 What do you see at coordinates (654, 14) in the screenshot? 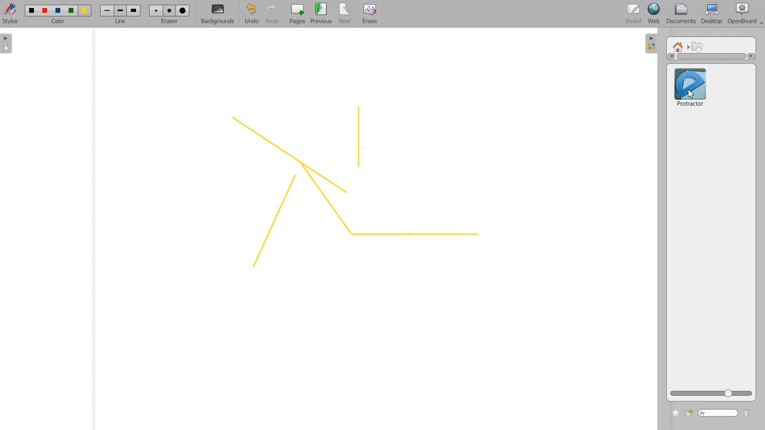
I see `Web` at bounding box center [654, 14].